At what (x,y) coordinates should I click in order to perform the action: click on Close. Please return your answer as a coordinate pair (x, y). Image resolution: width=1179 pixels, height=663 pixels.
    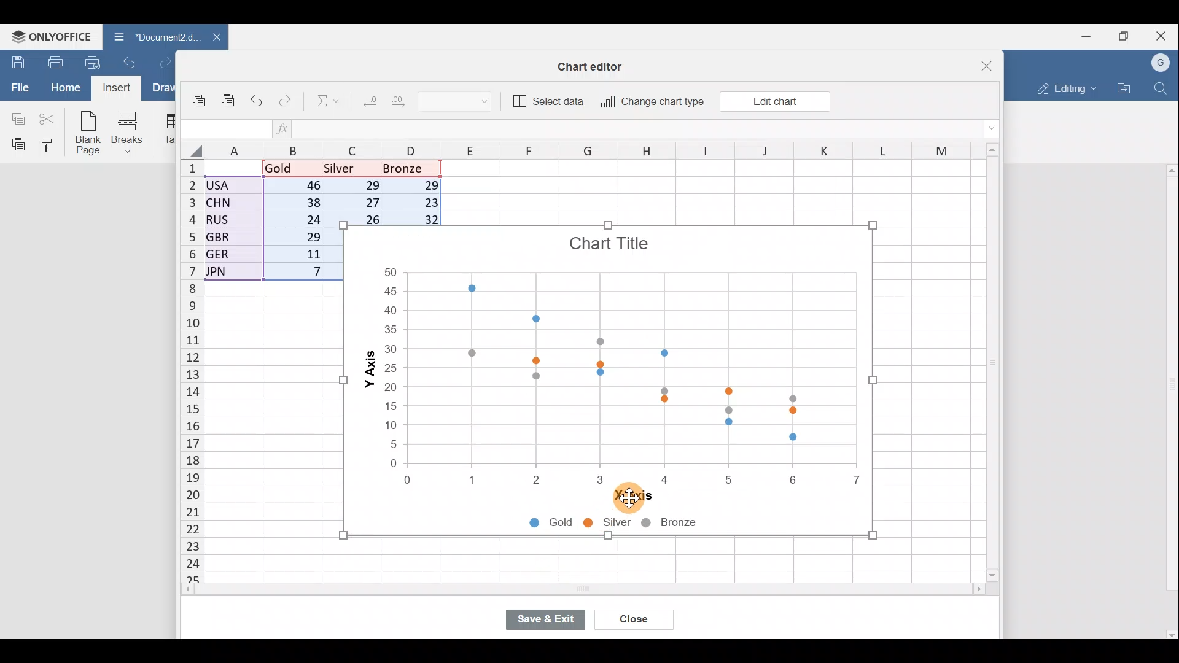
    Looking at the image, I should click on (979, 61).